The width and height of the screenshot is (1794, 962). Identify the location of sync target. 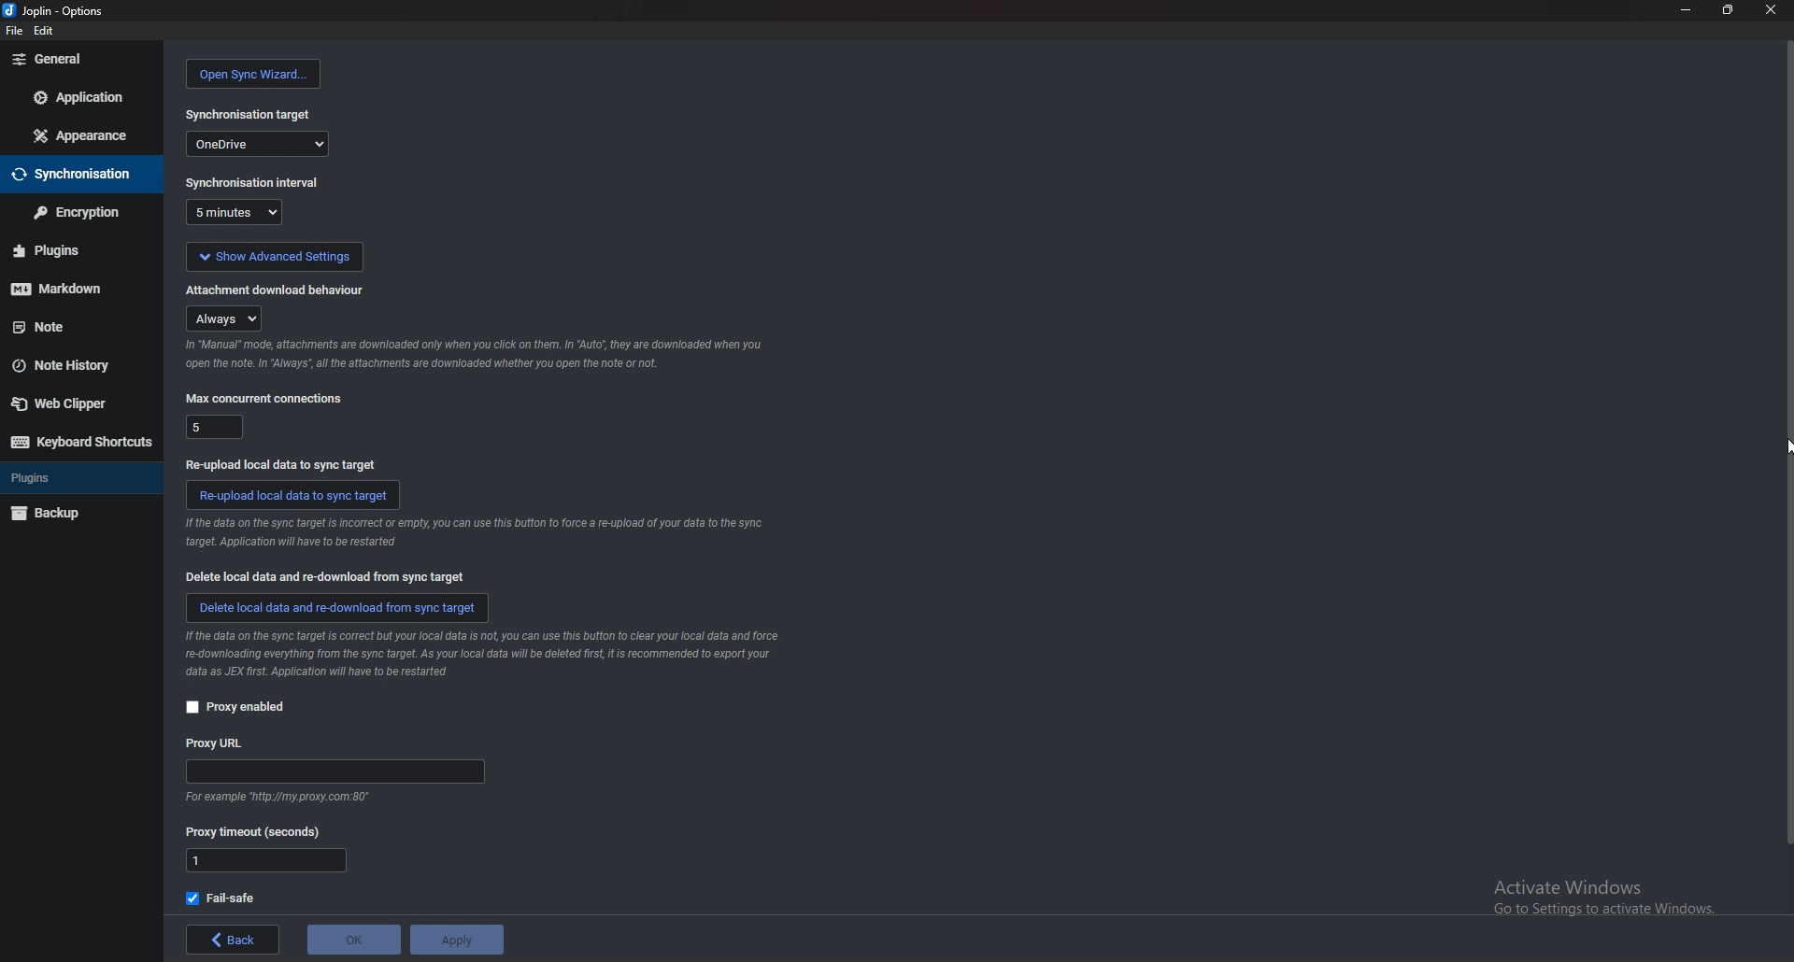
(257, 143).